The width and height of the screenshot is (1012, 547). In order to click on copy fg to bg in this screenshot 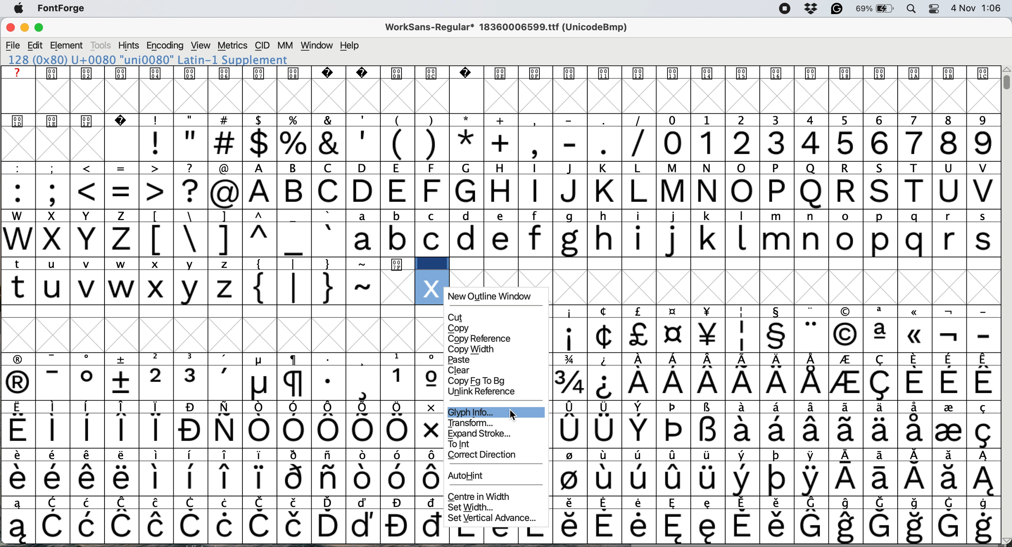, I will do `click(477, 380)`.